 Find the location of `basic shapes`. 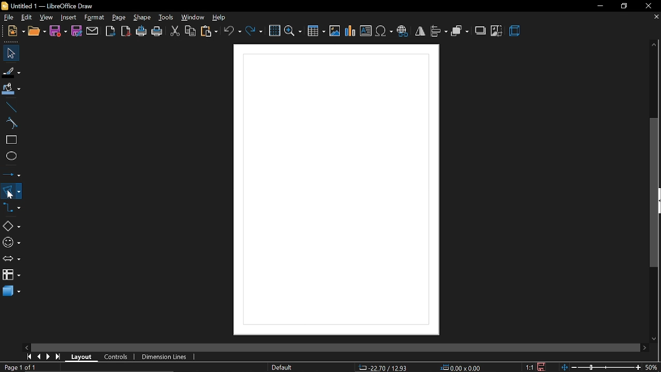

basic shapes is located at coordinates (11, 227).